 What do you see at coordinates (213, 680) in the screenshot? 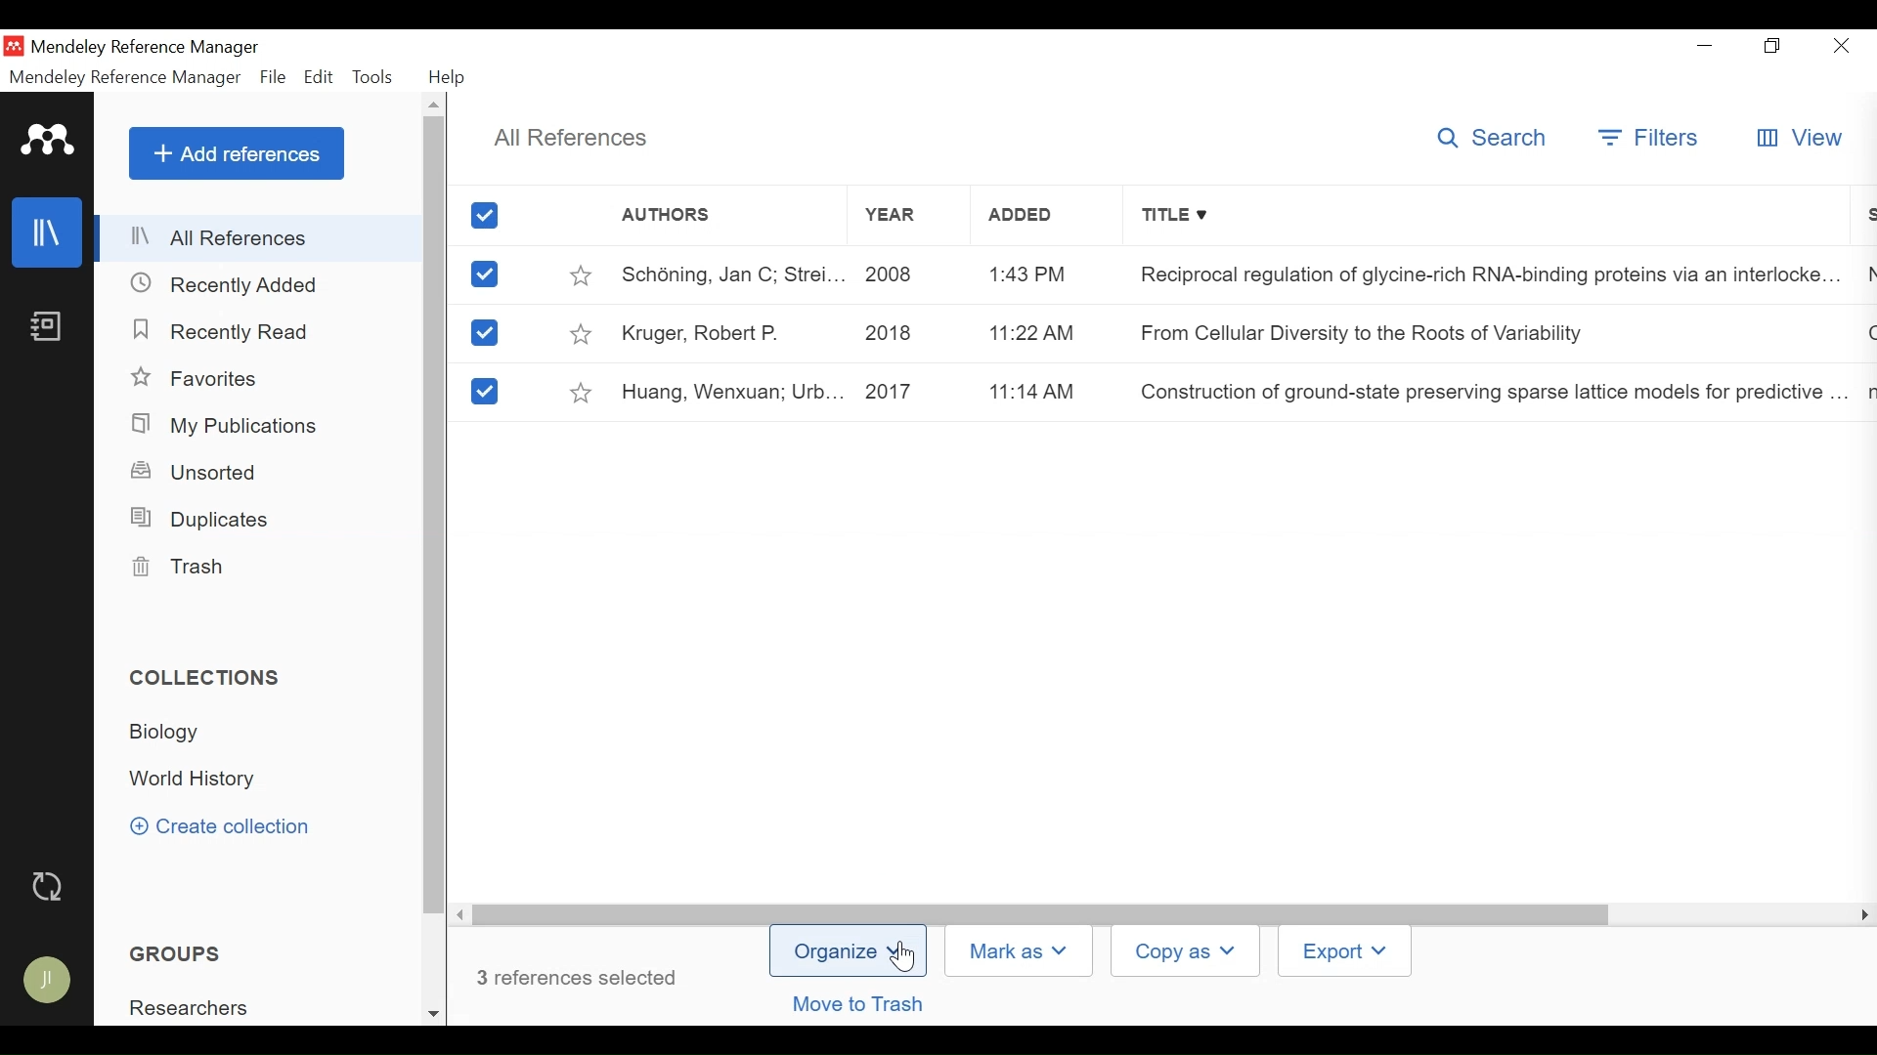
I see `Collection` at bounding box center [213, 680].